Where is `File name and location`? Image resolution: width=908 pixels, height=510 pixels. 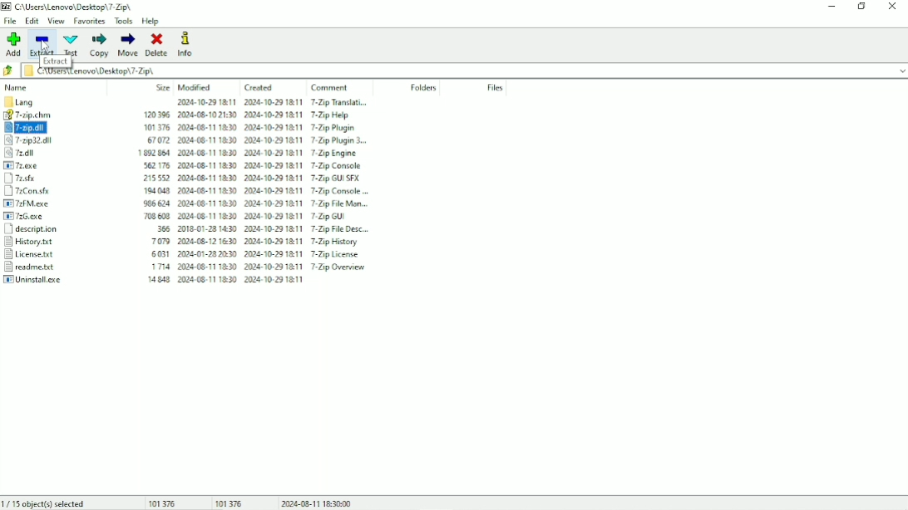 File name and location is located at coordinates (464, 71).